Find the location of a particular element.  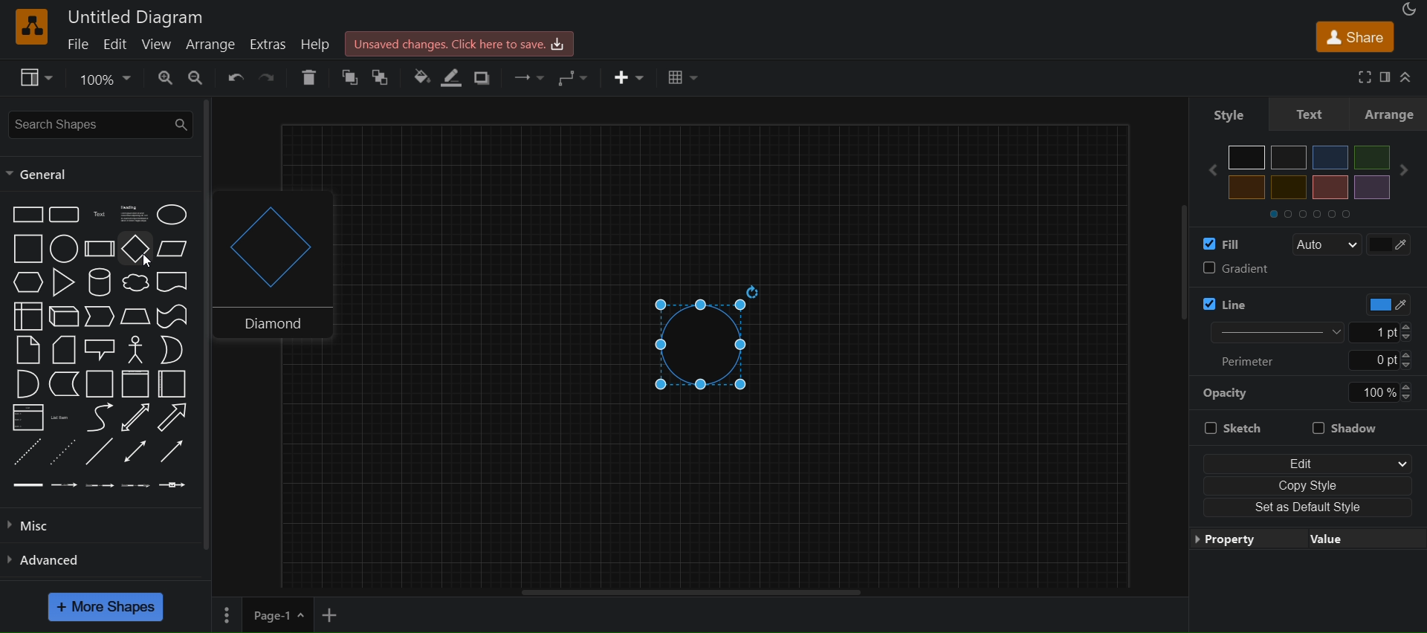

insert is located at coordinates (630, 78).